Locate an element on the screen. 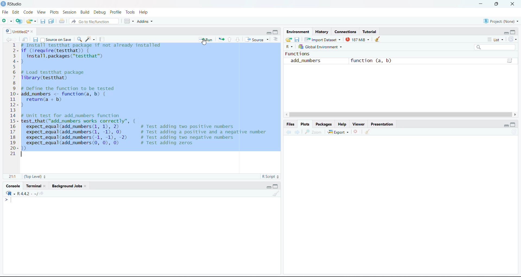 The height and width of the screenshot is (277, 521). clear is located at coordinates (377, 39).